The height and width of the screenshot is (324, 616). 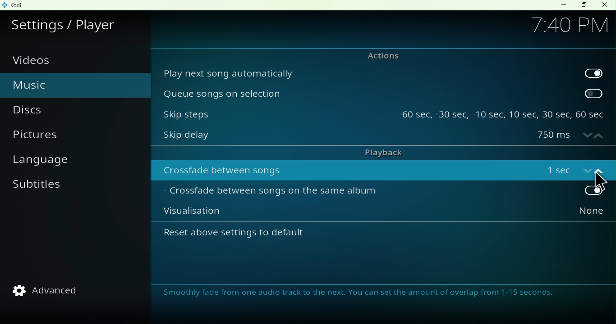 What do you see at coordinates (604, 5) in the screenshot?
I see `Close` at bounding box center [604, 5].